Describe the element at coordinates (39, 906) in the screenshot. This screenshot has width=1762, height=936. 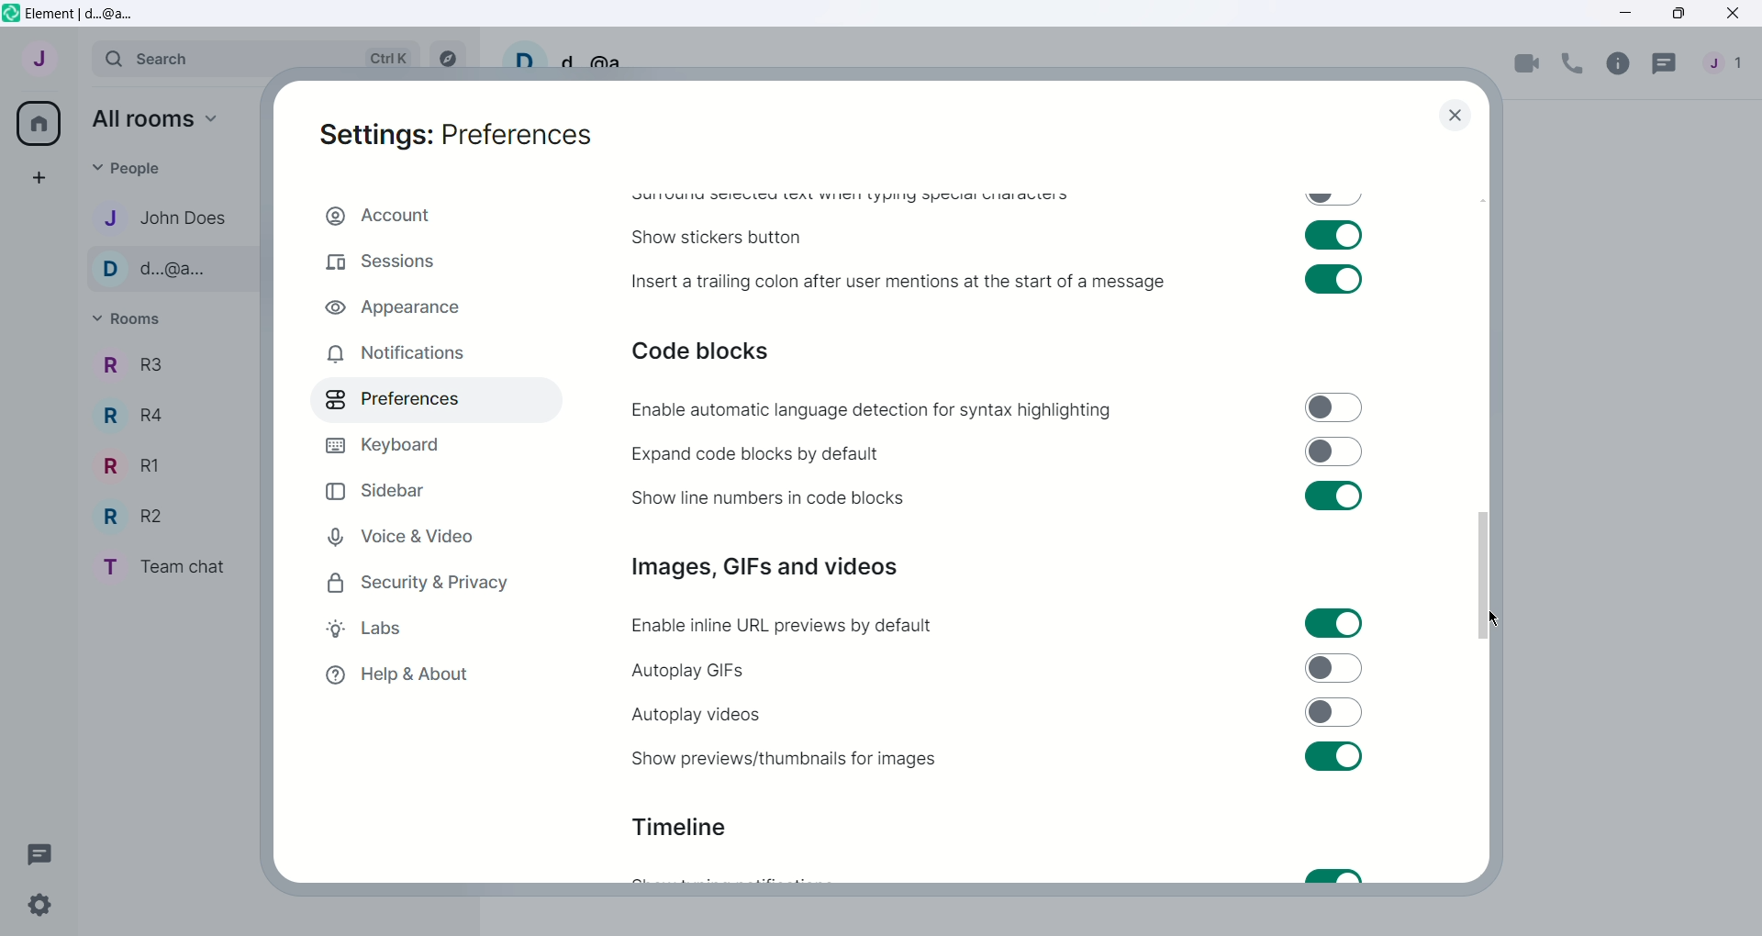
I see `Quick Settings` at that location.